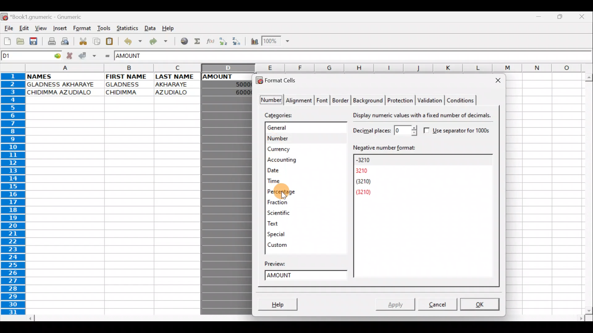 The height and width of the screenshot is (333, 593). Describe the element at coordinates (252, 41) in the screenshot. I see `Insert Chart` at that location.